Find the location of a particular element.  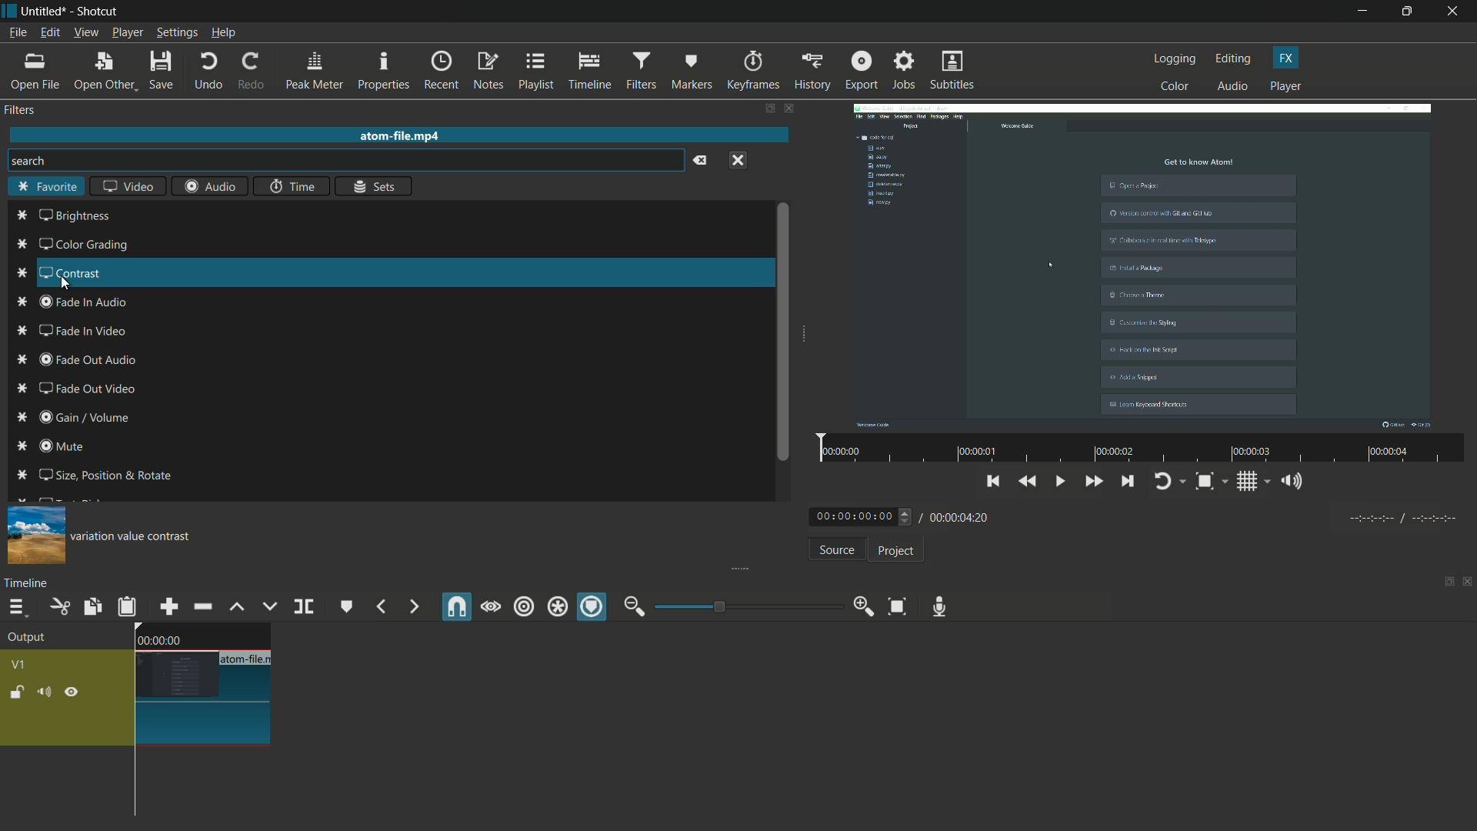

output is located at coordinates (32, 639).